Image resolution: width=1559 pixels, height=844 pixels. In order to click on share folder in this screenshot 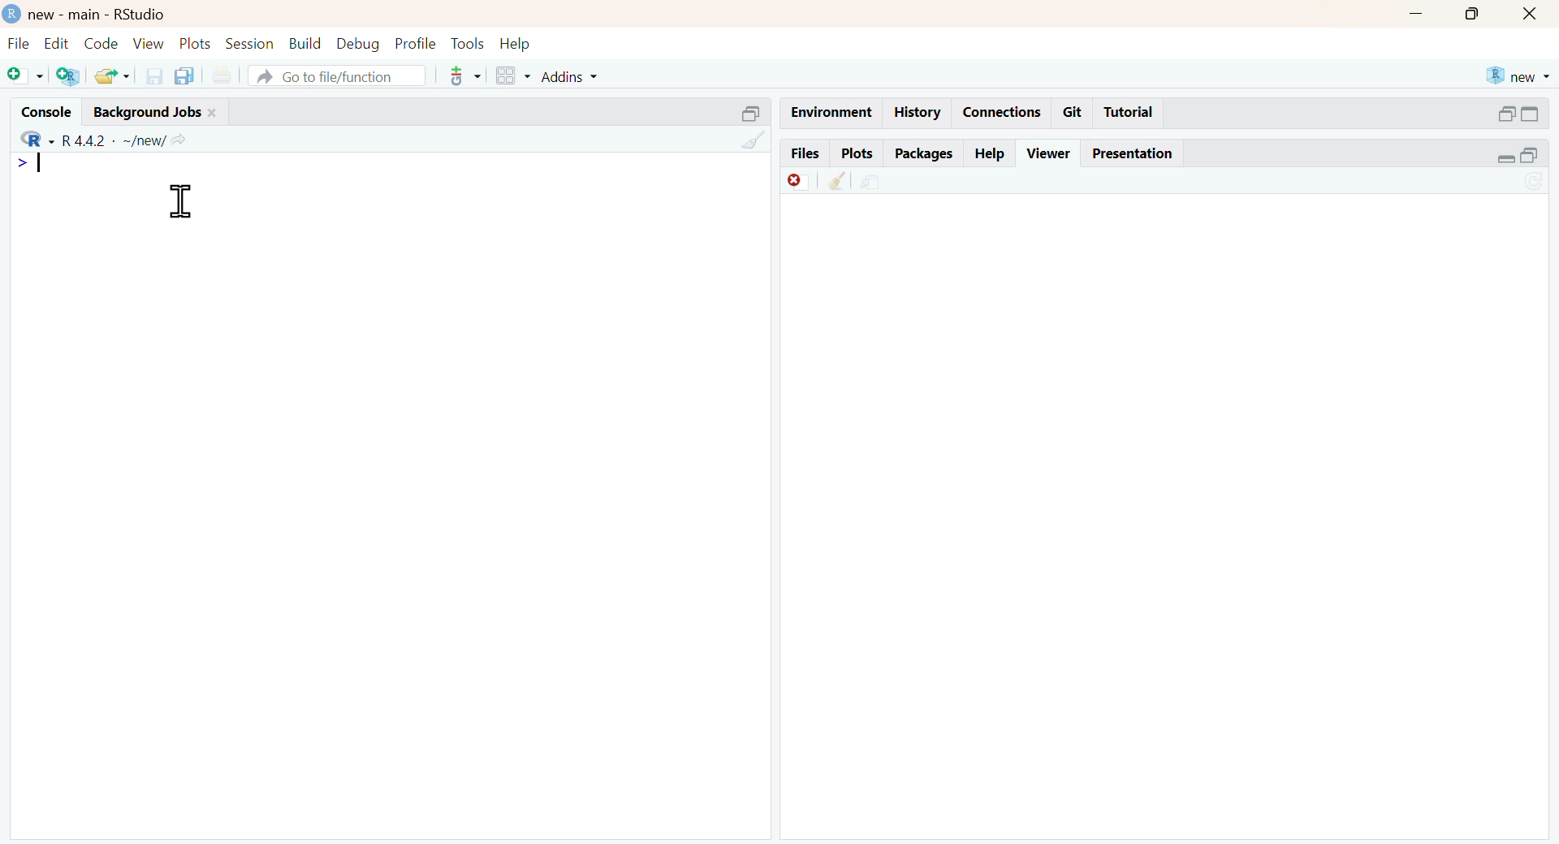, I will do `click(114, 76)`.